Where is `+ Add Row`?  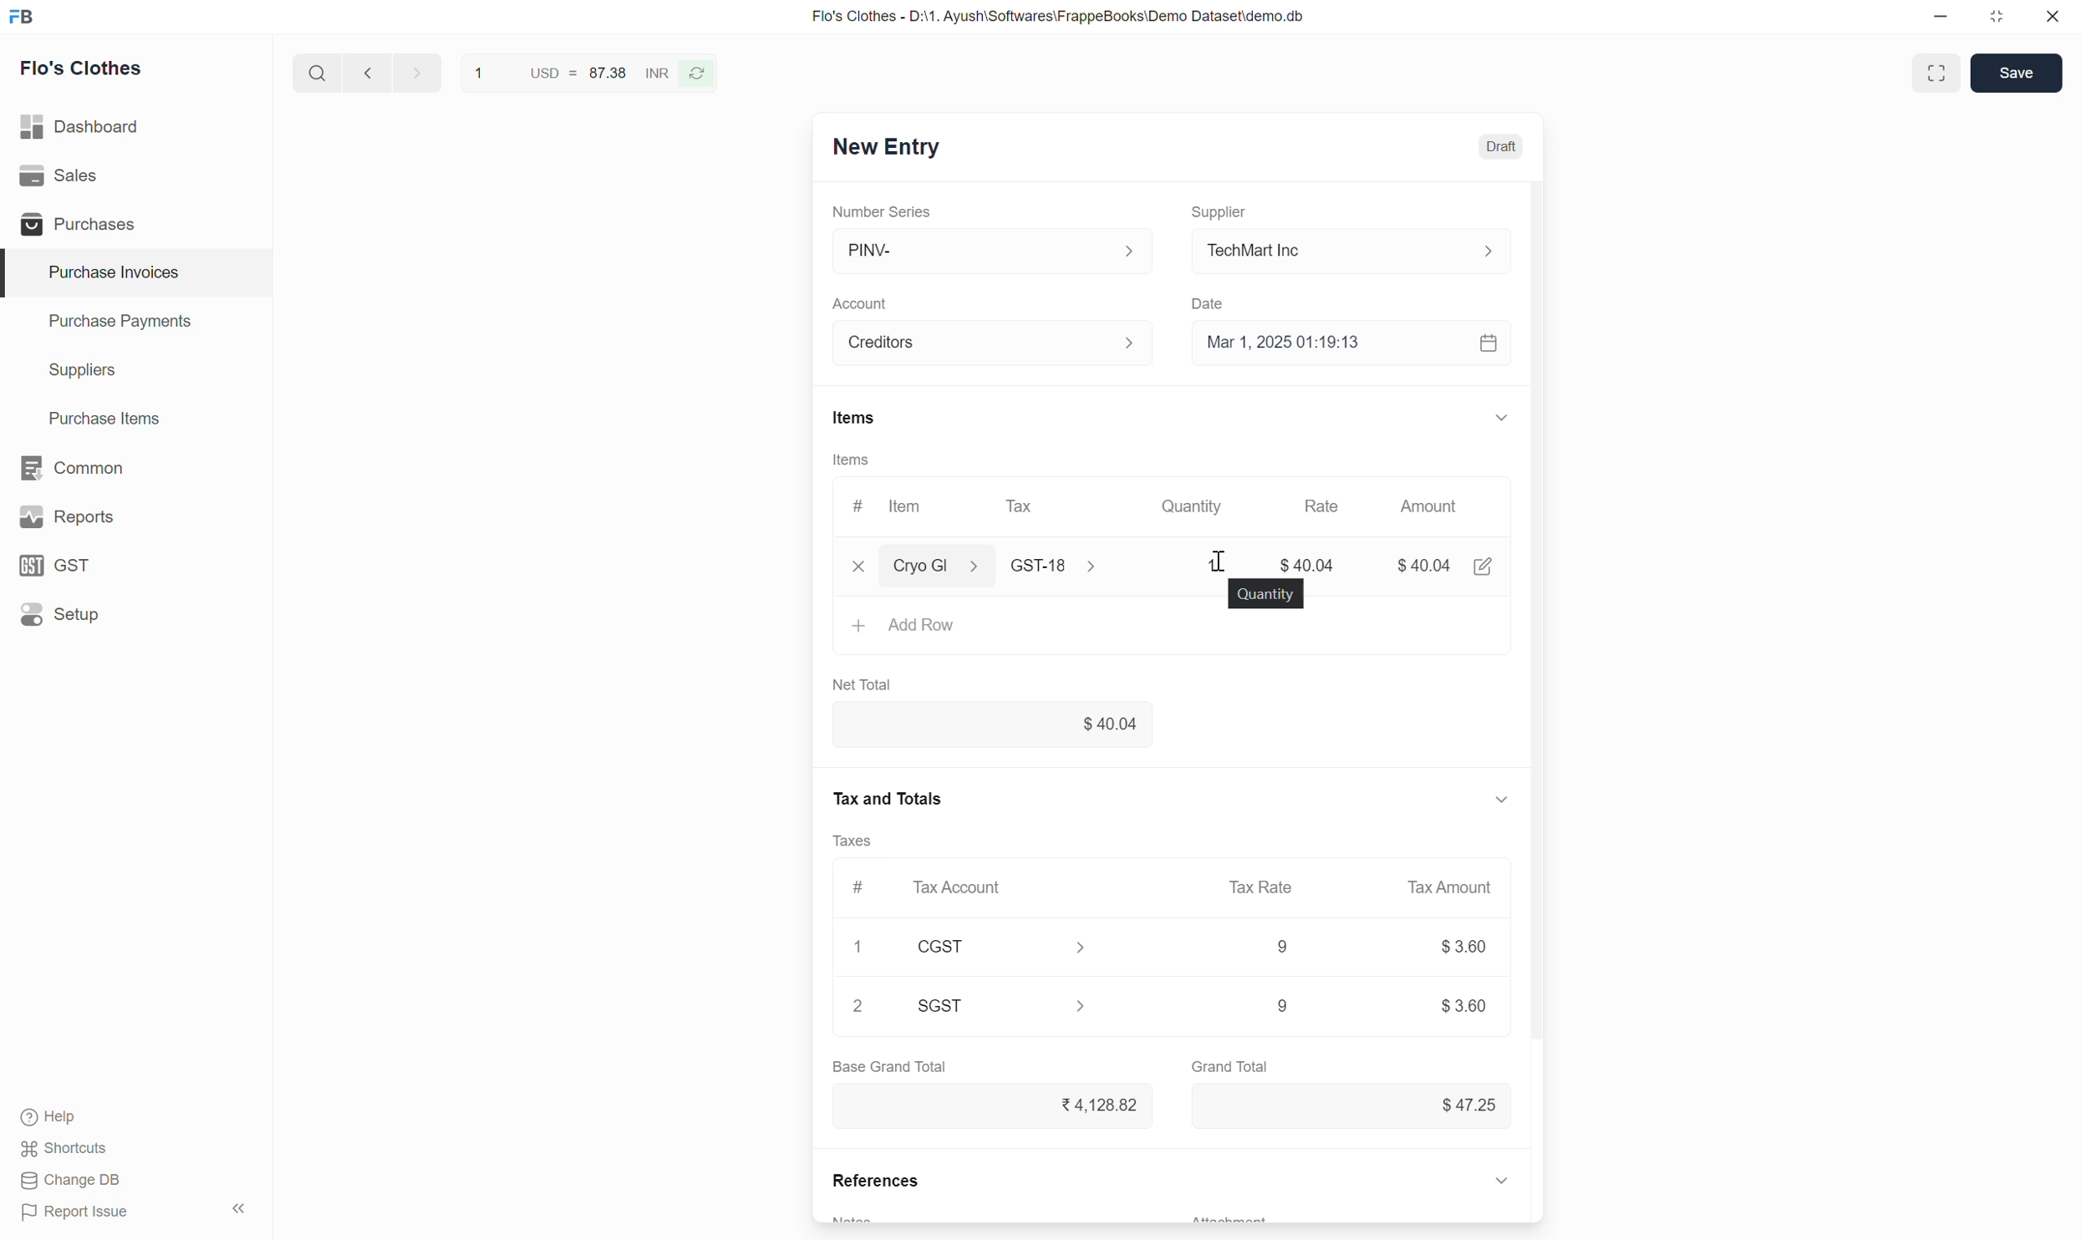 + Add Row is located at coordinates (908, 624).